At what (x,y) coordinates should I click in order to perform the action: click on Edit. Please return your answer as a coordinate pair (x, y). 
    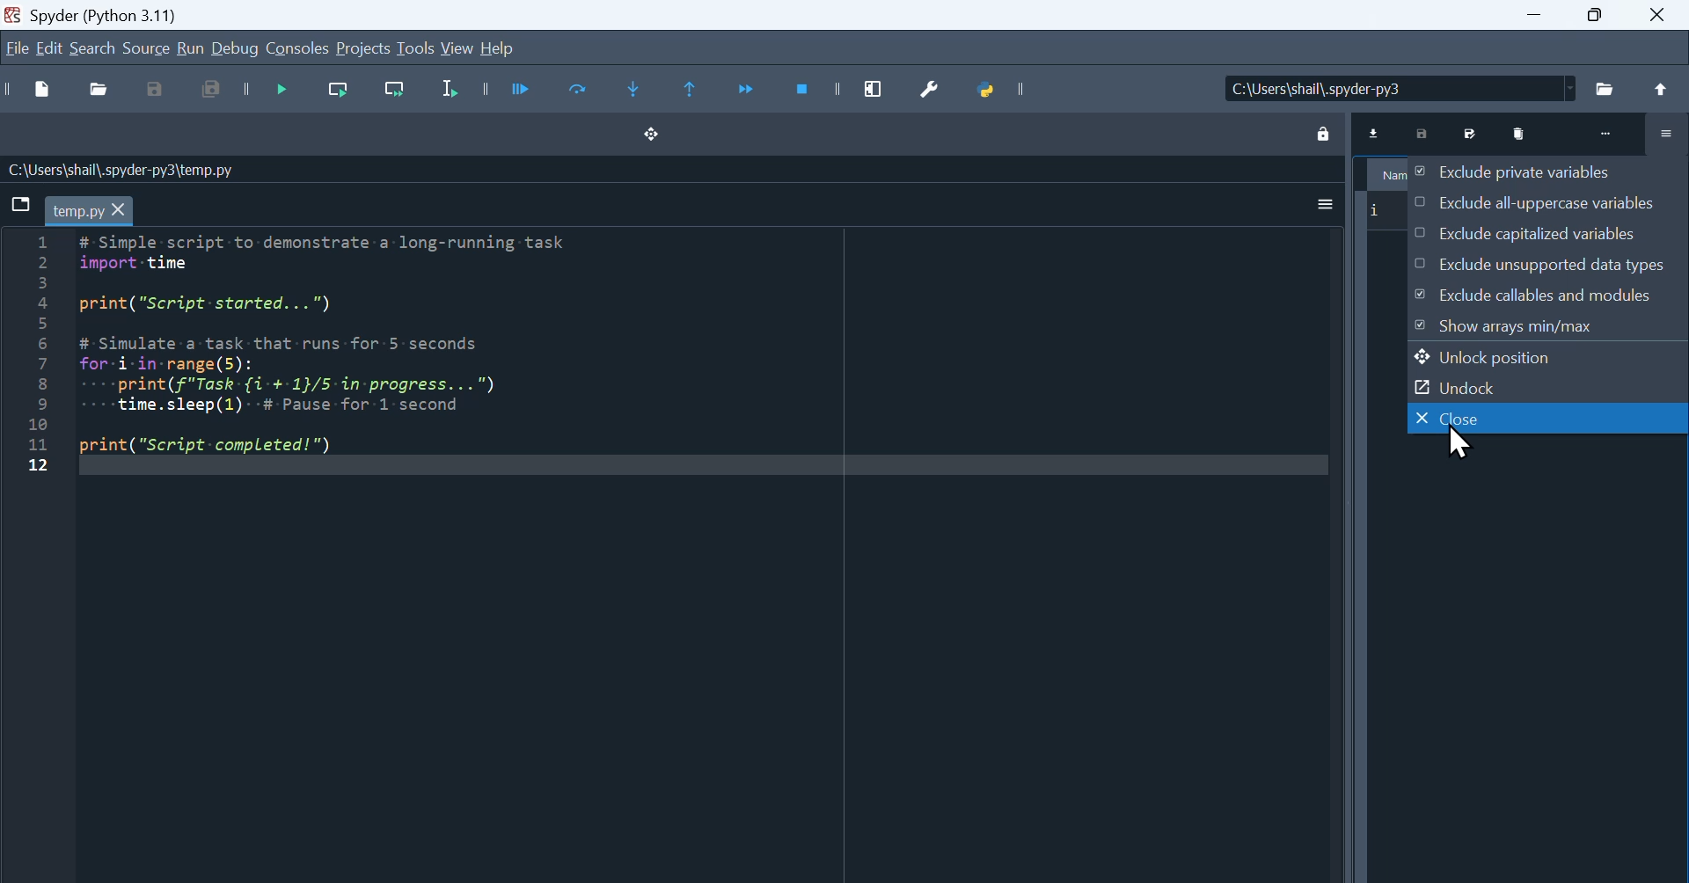
    Looking at the image, I should click on (49, 47).